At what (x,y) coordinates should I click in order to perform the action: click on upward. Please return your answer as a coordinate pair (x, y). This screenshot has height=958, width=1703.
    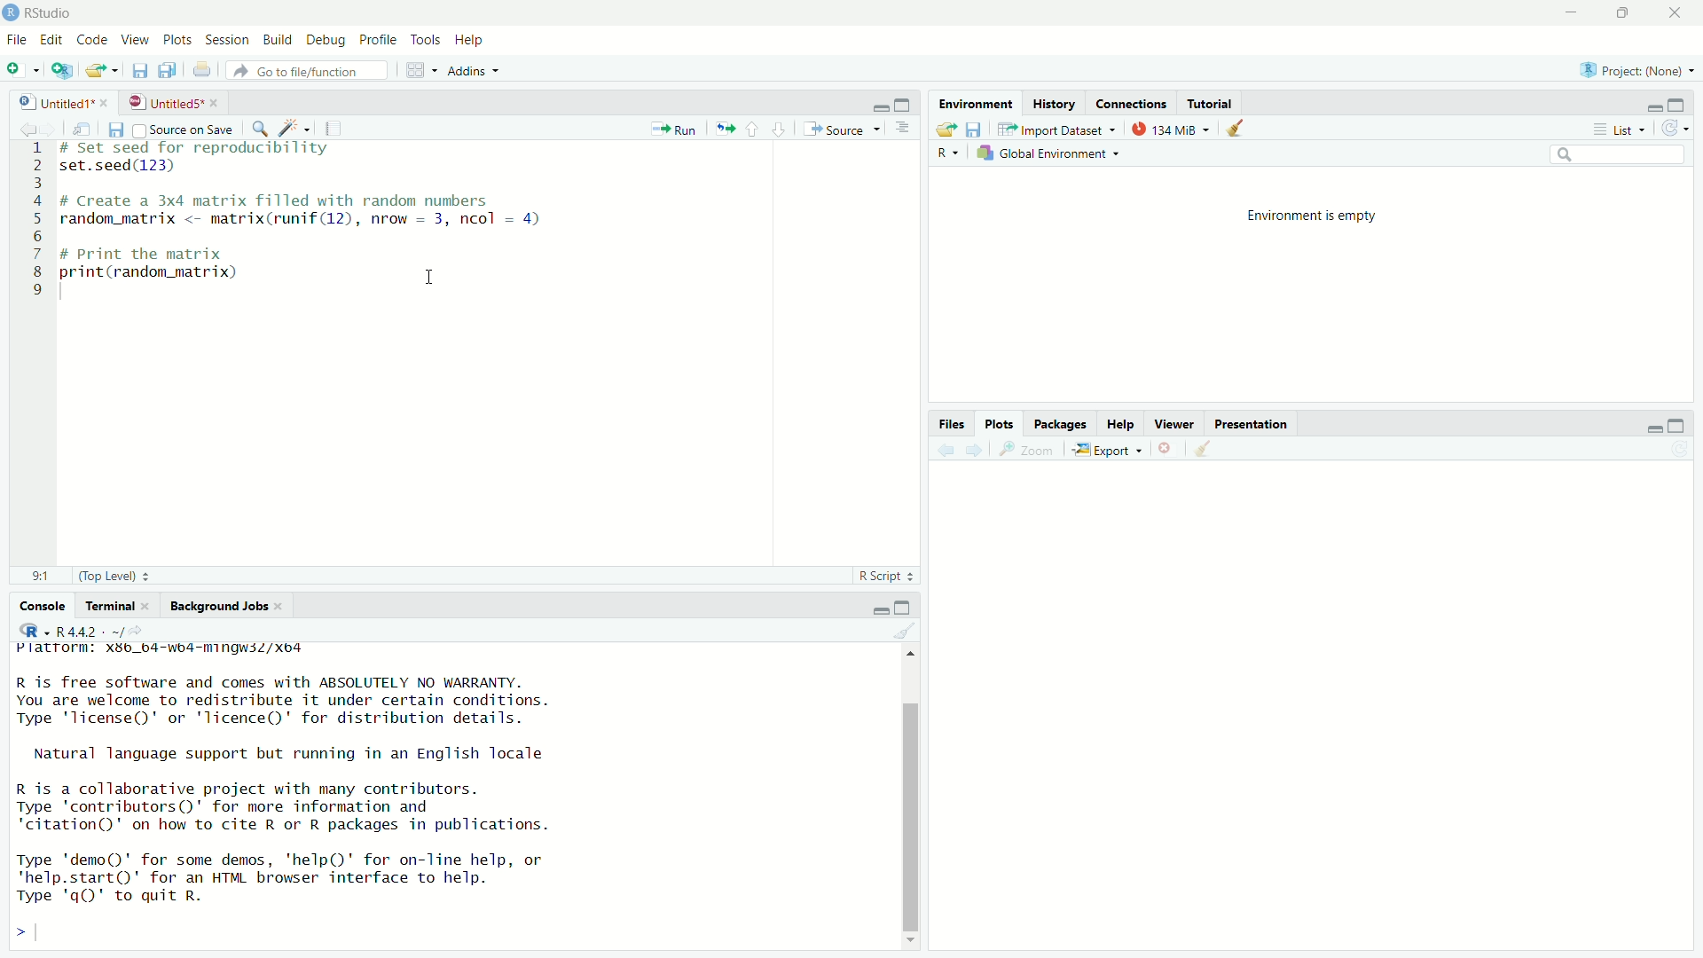
    Looking at the image, I should click on (753, 128).